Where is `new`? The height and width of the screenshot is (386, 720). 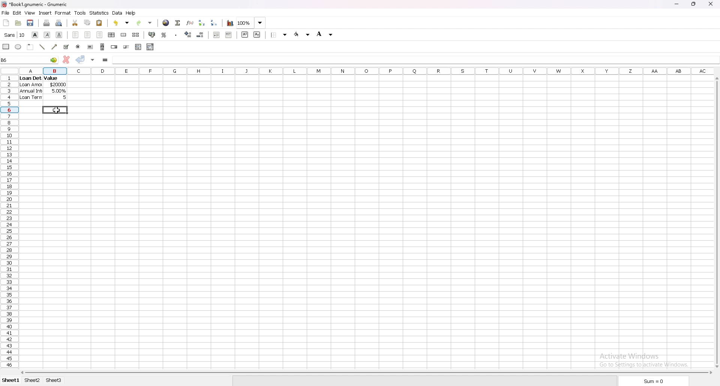
new is located at coordinates (6, 22).